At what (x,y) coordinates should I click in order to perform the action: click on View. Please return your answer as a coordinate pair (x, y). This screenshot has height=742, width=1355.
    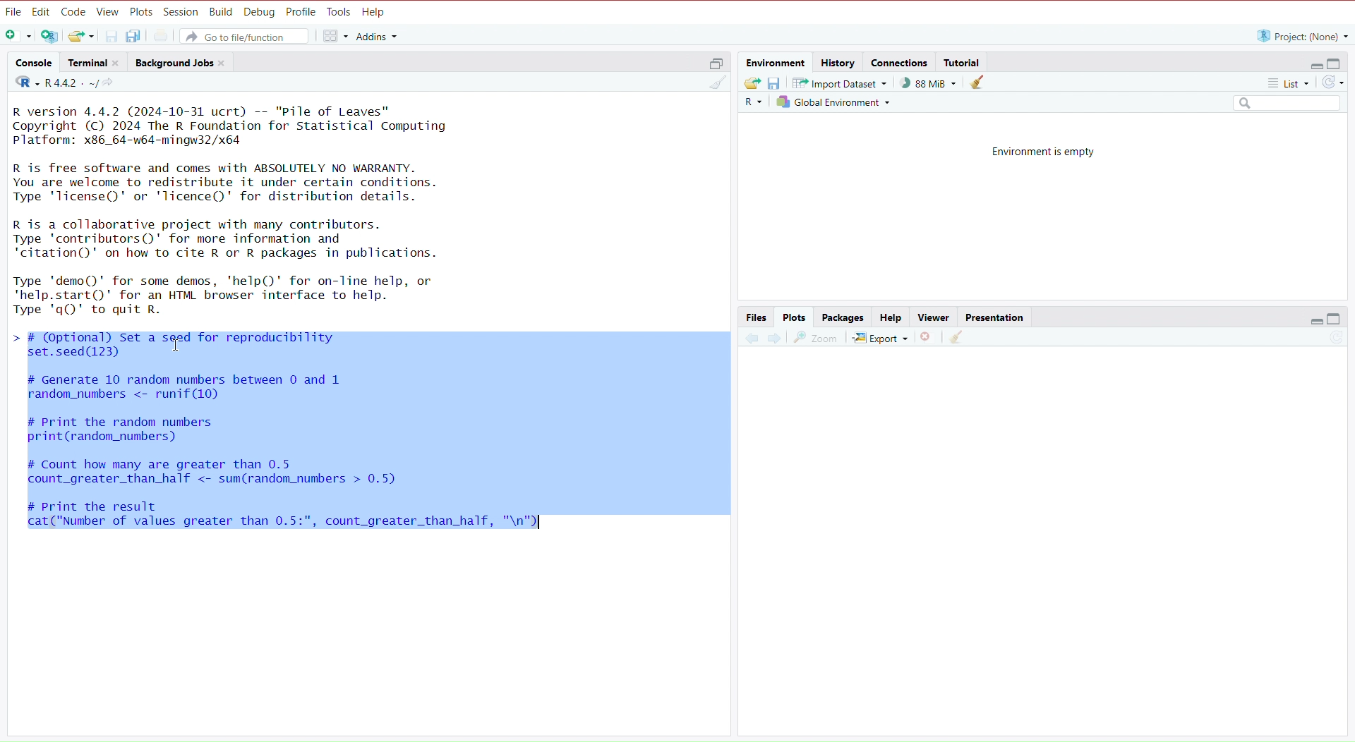
    Looking at the image, I should click on (108, 11).